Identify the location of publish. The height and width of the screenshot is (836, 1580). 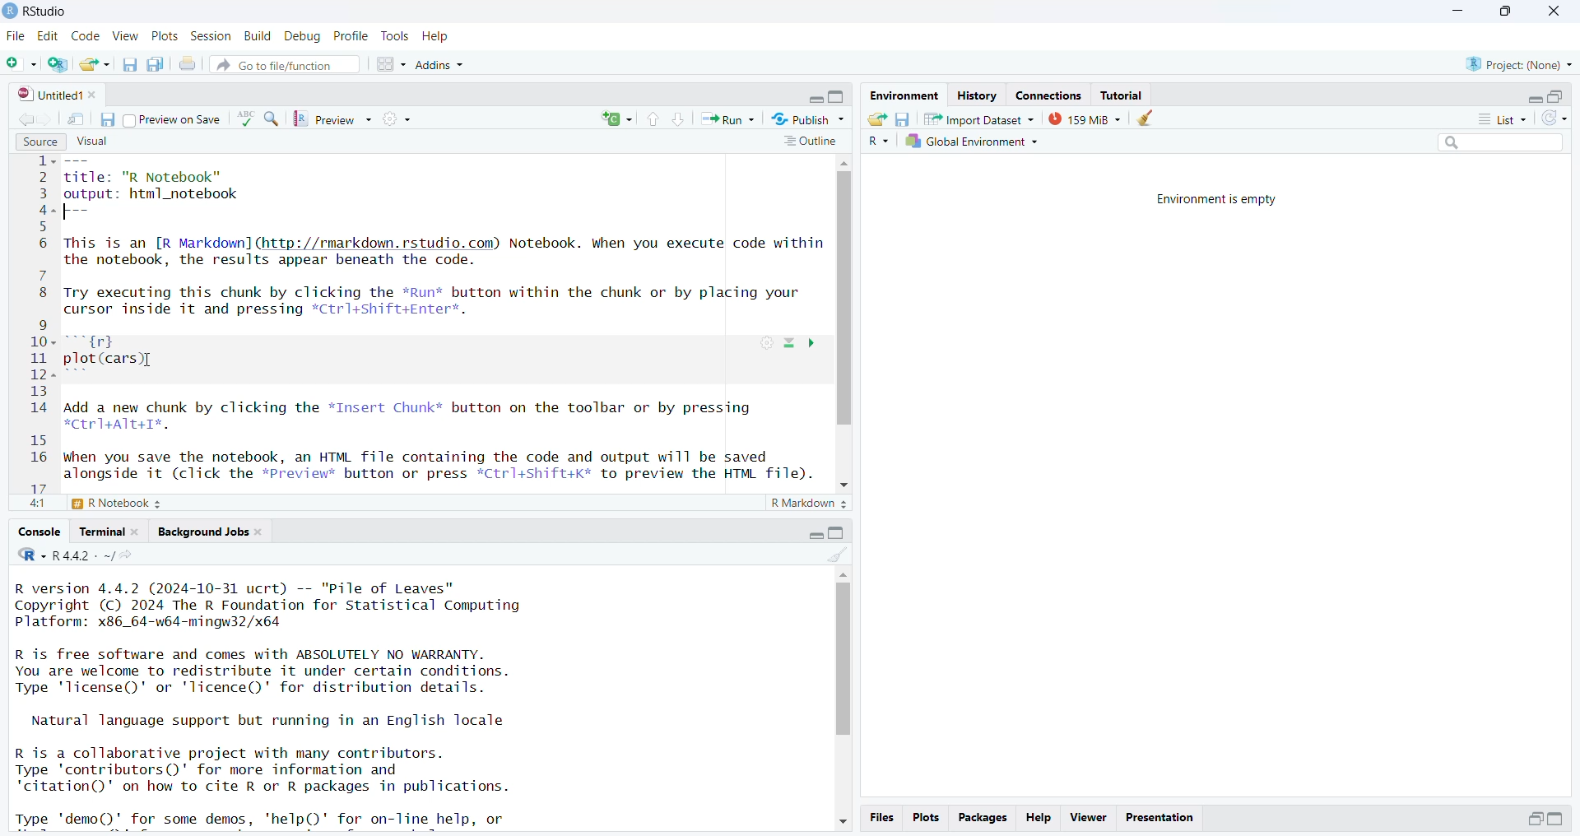
(806, 118).